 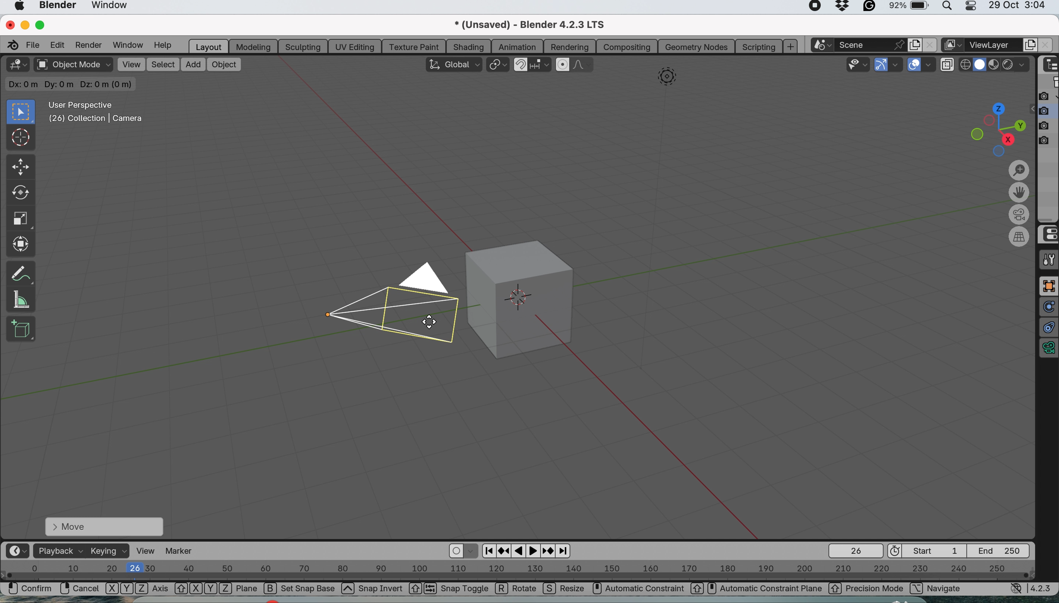 I want to click on *(Unsaved) - Blend 4.2.3 LTS, so click(x=539, y=24).